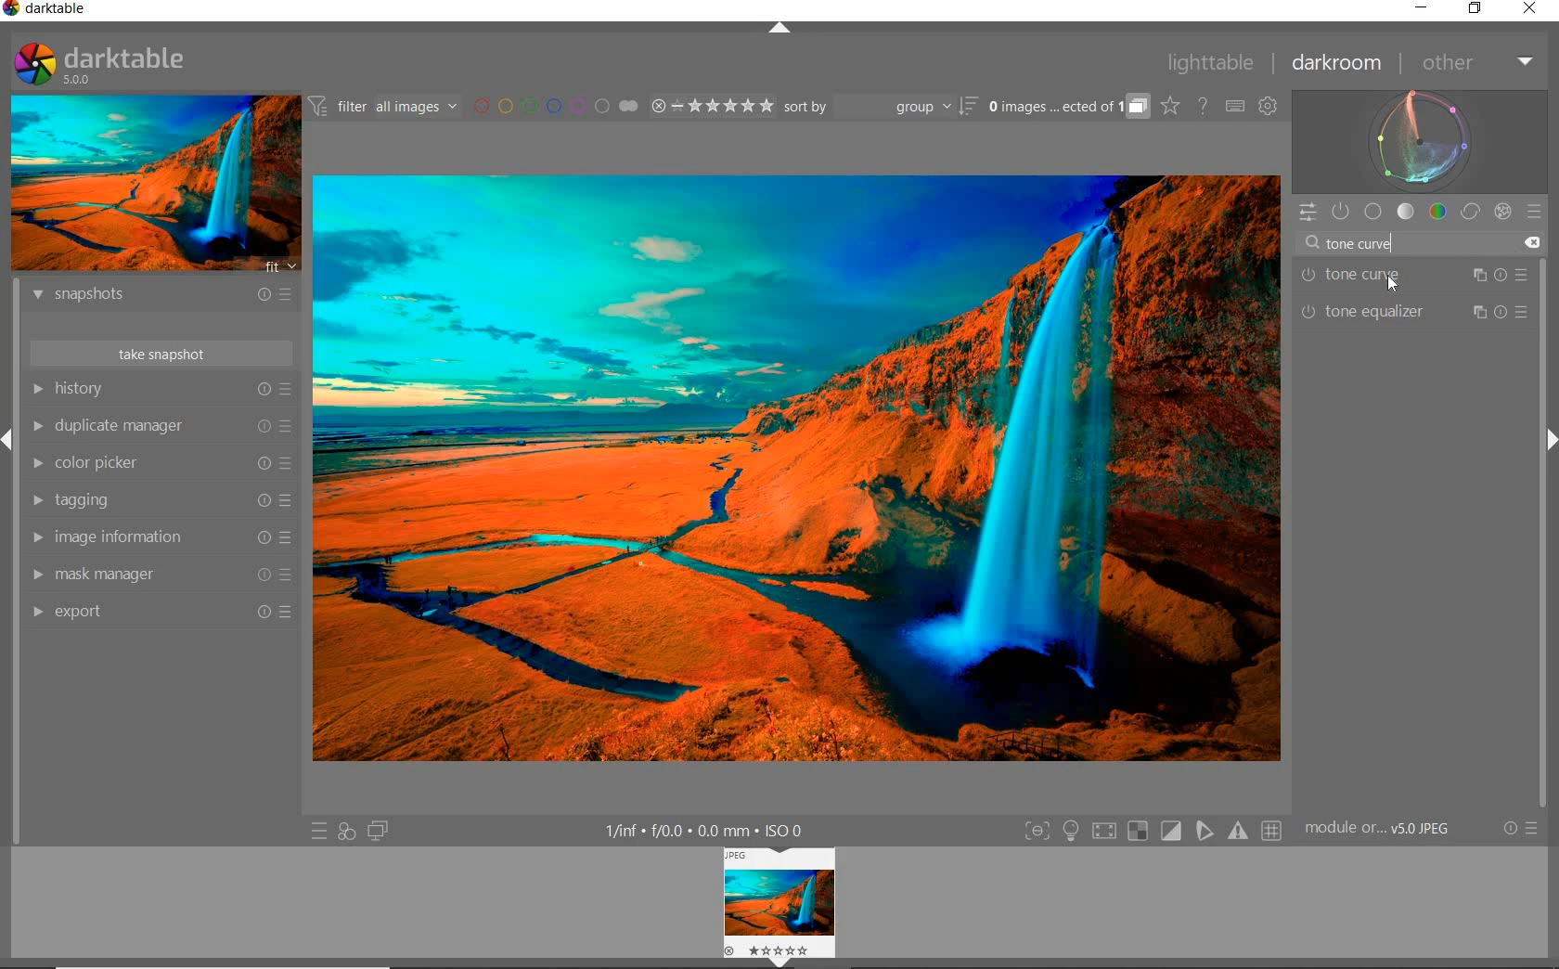  I want to click on Expand/Collapse, so click(786, 963).